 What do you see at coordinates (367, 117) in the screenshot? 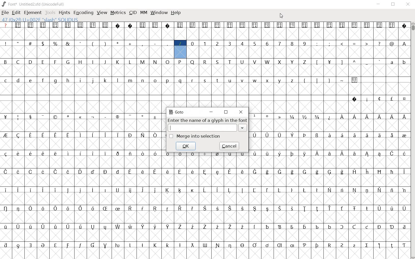
I see `glyph` at bounding box center [367, 117].